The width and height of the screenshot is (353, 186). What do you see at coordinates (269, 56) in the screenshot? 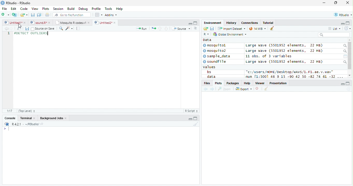
I see `11 obs. of 3 variables` at bounding box center [269, 56].